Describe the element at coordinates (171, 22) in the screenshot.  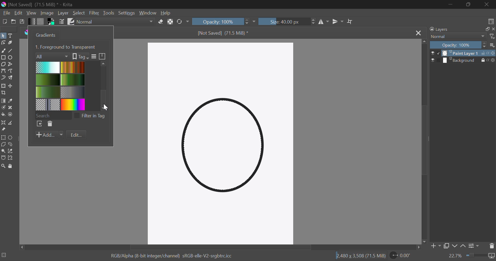
I see `Lock Alpha` at that location.